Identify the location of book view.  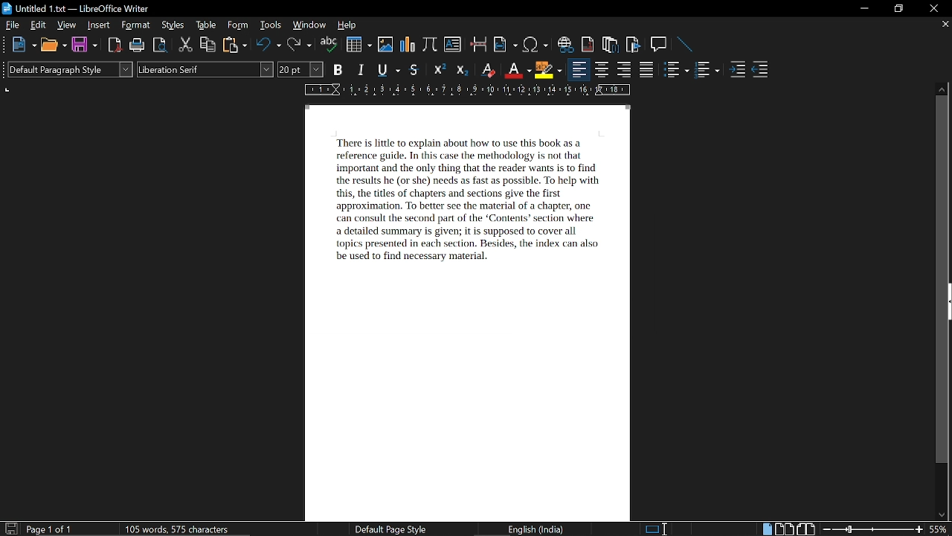
(805, 529).